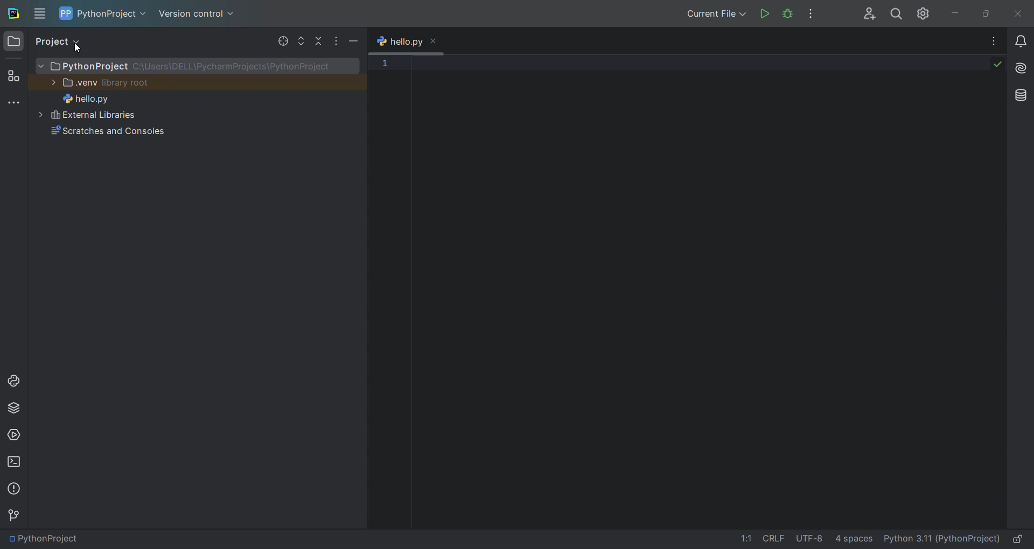 The image size is (1034, 549). I want to click on file data, so click(801, 540).